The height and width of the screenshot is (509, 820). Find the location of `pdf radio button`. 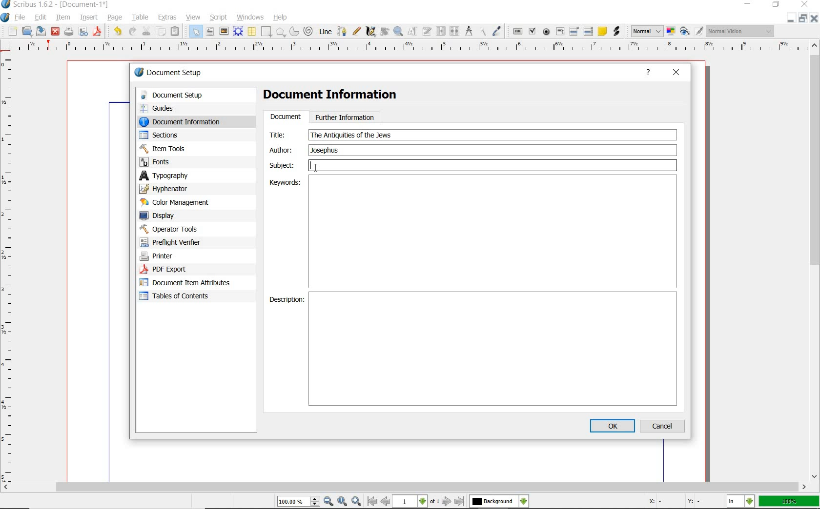

pdf radio button is located at coordinates (547, 32).